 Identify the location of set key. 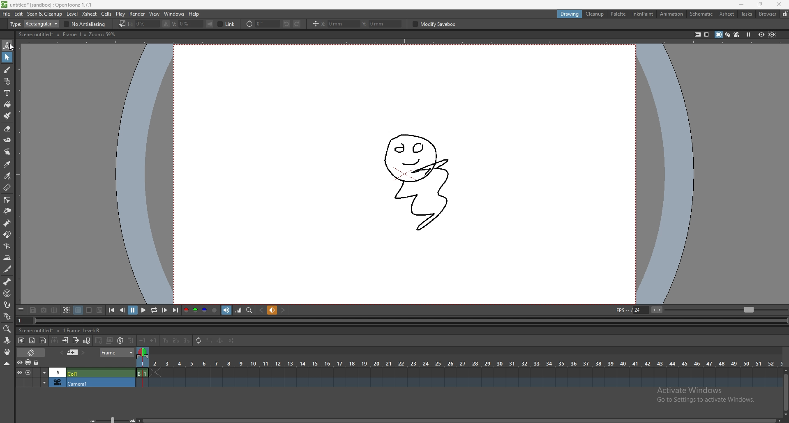
(273, 310).